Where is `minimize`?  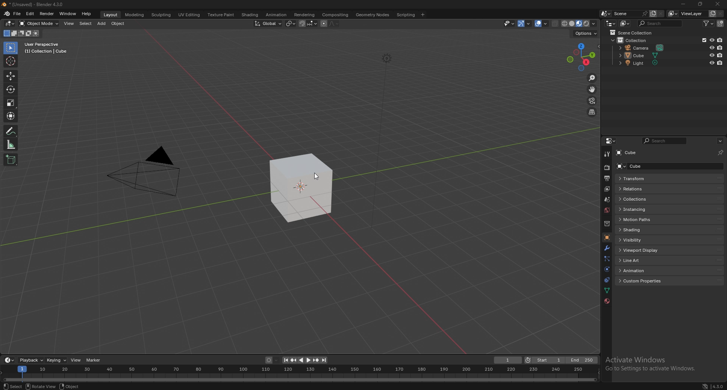
minimize is located at coordinates (685, 4).